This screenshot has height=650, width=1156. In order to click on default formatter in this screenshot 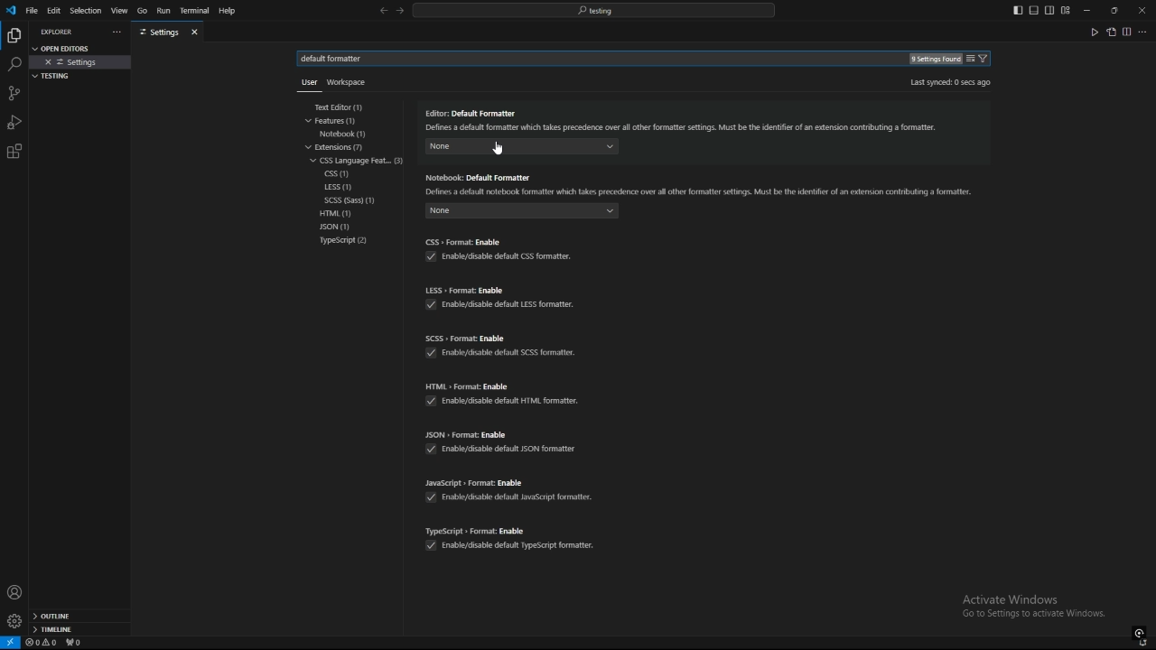, I will do `click(338, 59)`.